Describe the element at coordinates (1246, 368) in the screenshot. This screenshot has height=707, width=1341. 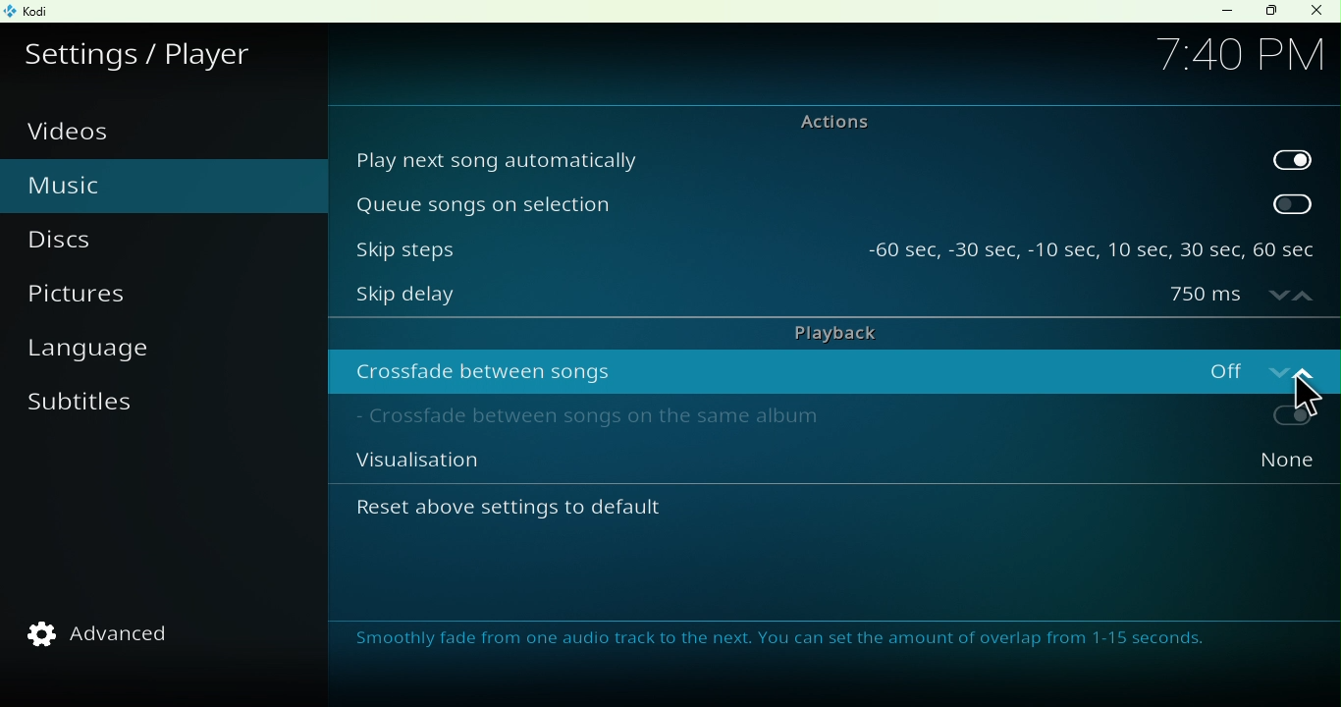
I see `on/off toggle` at that location.